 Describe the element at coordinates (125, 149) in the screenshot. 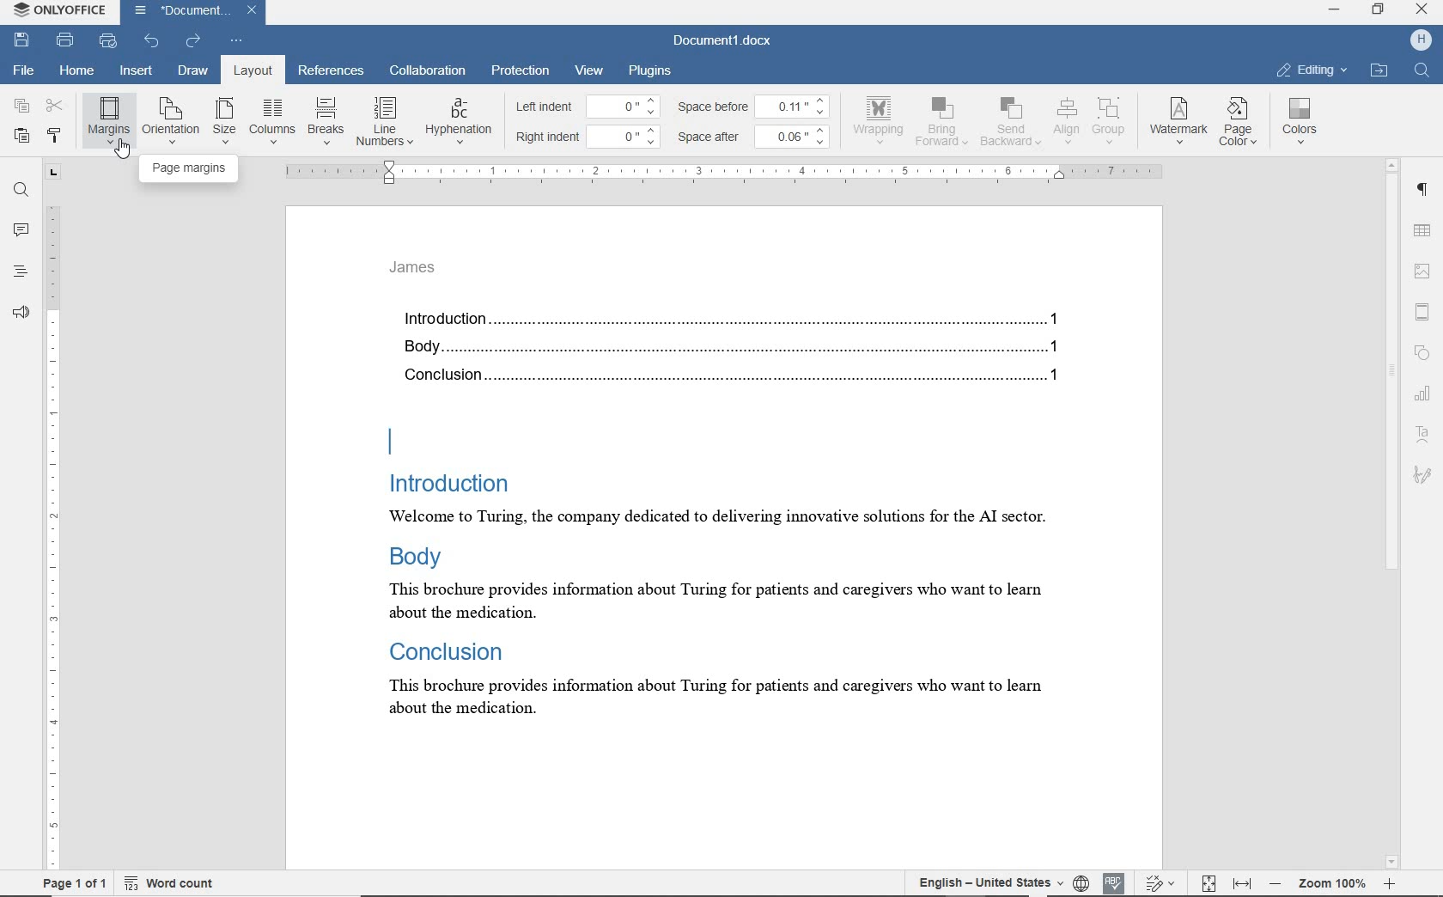

I see `cursor` at that location.